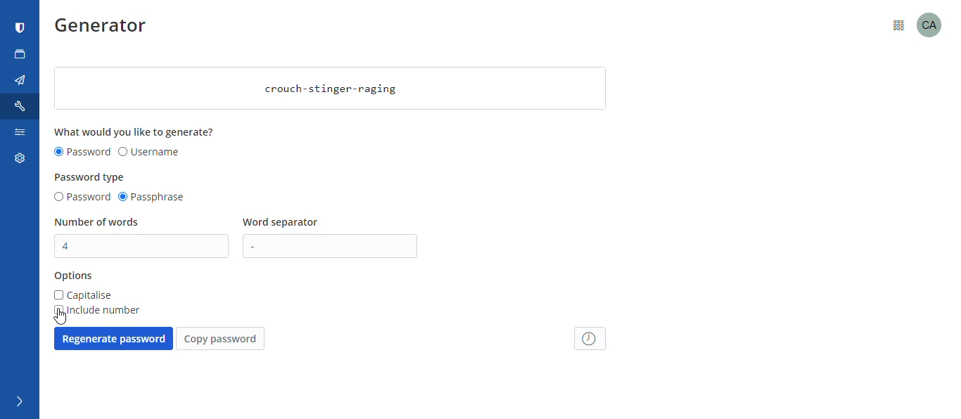 Image resolution: width=961 pixels, height=419 pixels. I want to click on cursor, so click(61, 318).